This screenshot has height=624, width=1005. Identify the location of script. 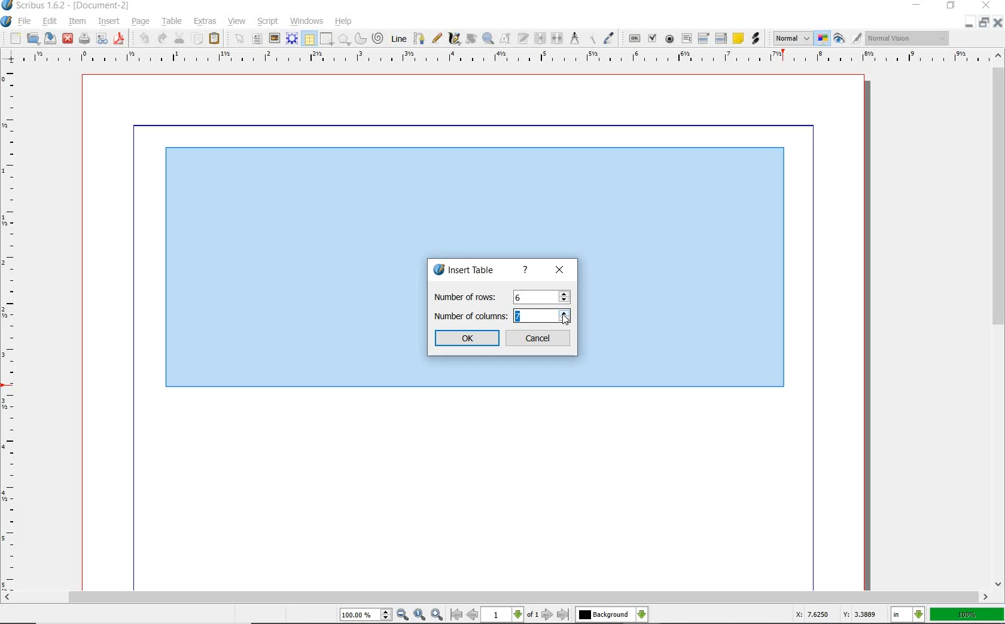
(268, 22).